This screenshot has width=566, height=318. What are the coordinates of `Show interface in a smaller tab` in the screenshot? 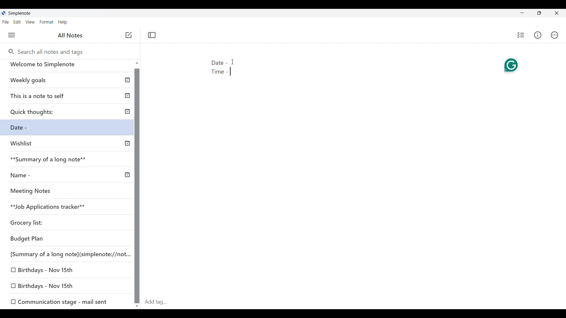 It's located at (539, 13).